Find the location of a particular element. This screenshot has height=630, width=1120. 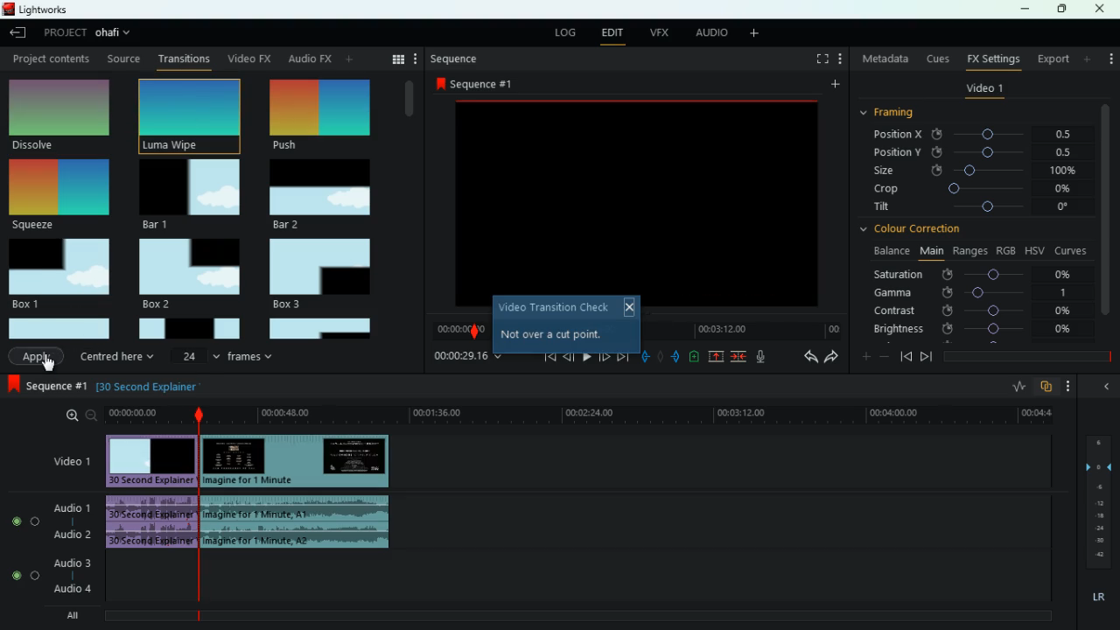

audio 4 is located at coordinates (72, 590).